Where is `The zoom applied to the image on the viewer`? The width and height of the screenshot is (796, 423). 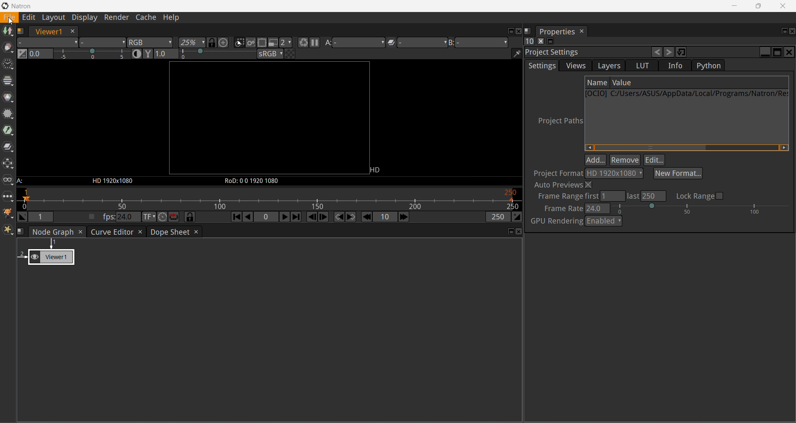
The zoom applied to the image on the viewer is located at coordinates (192, 43).